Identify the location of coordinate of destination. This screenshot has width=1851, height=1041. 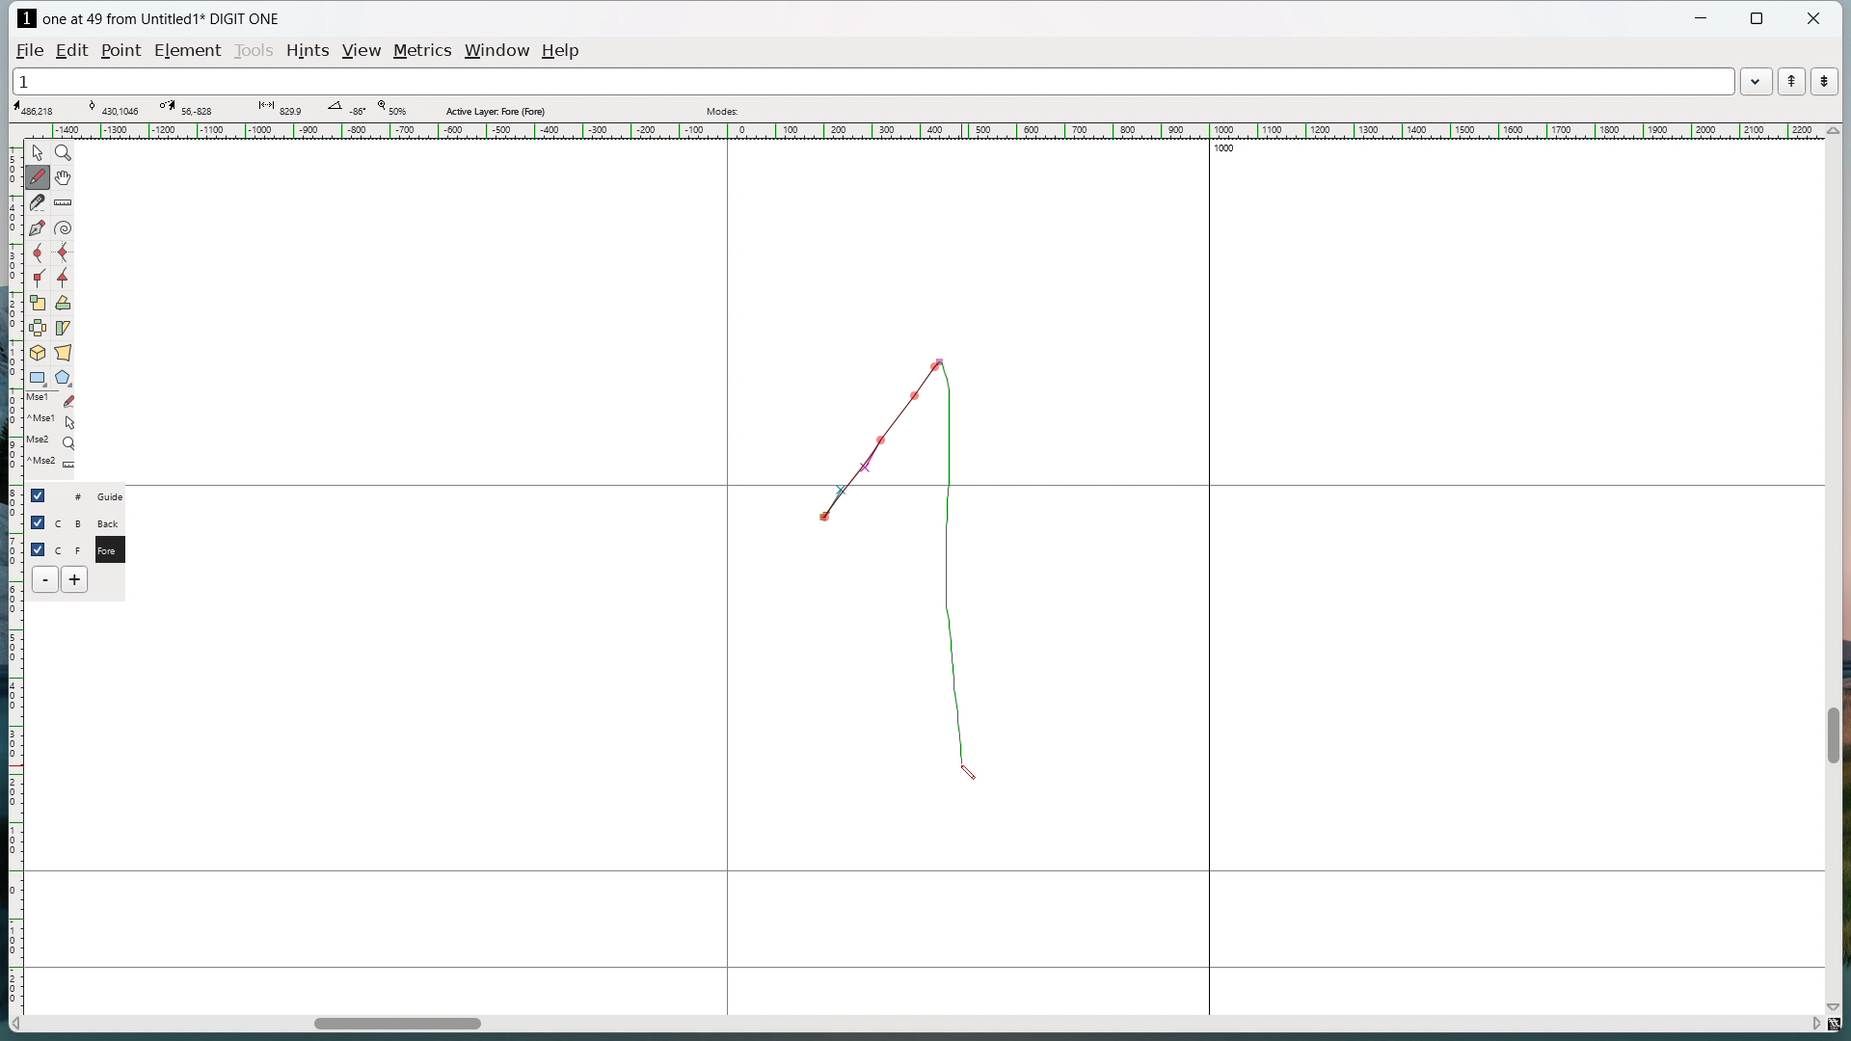
(186, 108).